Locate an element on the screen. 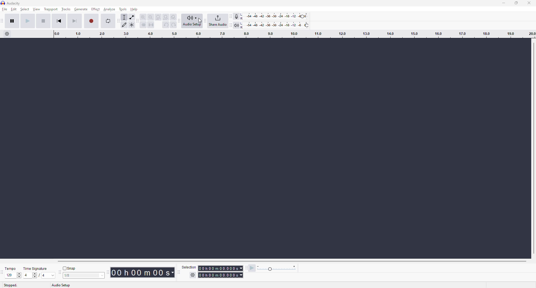 This screenshot has width=536, height=288. values is located at coordinates (27, 276).